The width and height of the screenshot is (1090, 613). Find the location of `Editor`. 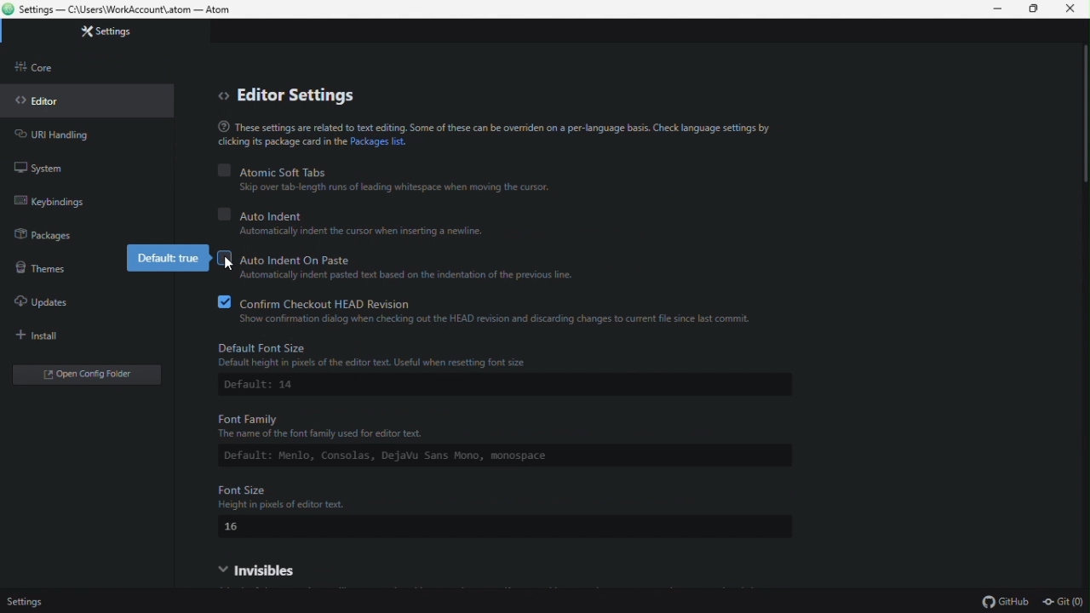

Editor is located at coordinates (54, 100).